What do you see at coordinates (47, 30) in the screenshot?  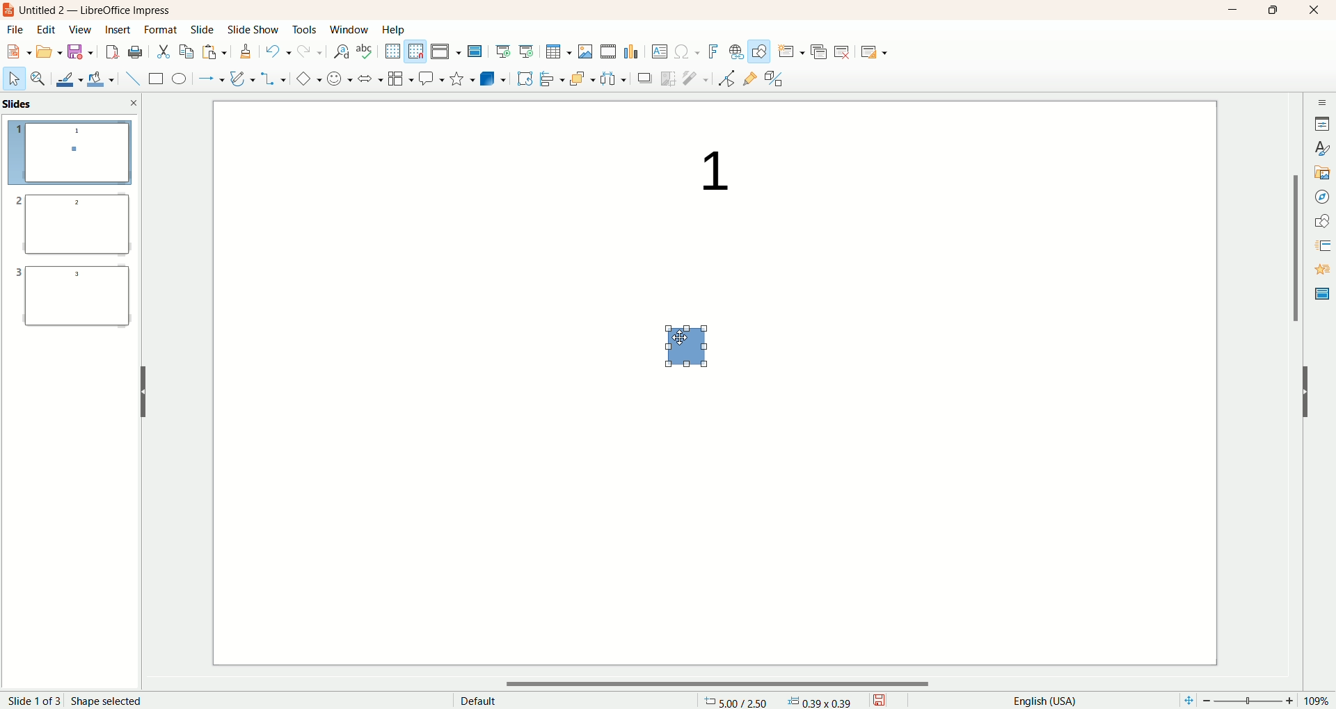 I see `edit` at bounding box center [47, 30].